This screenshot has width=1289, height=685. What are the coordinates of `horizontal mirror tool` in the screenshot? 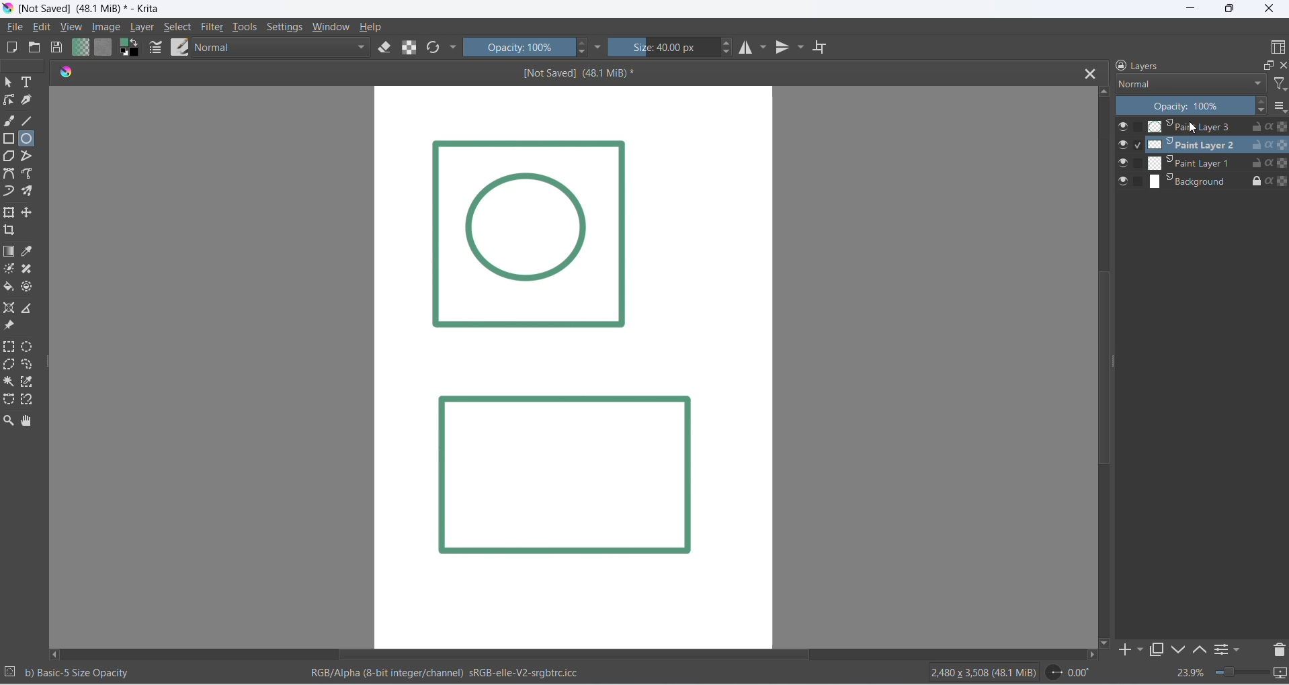 It's located at (753, 48).